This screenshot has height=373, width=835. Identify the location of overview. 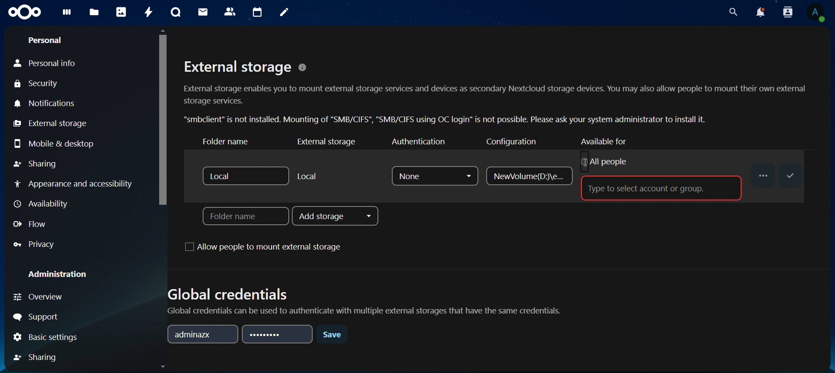
(41, 298).